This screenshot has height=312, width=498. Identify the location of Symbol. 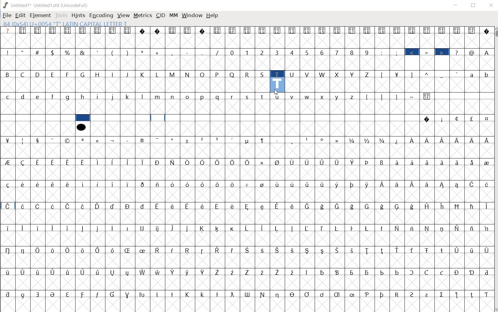
(262, 229).